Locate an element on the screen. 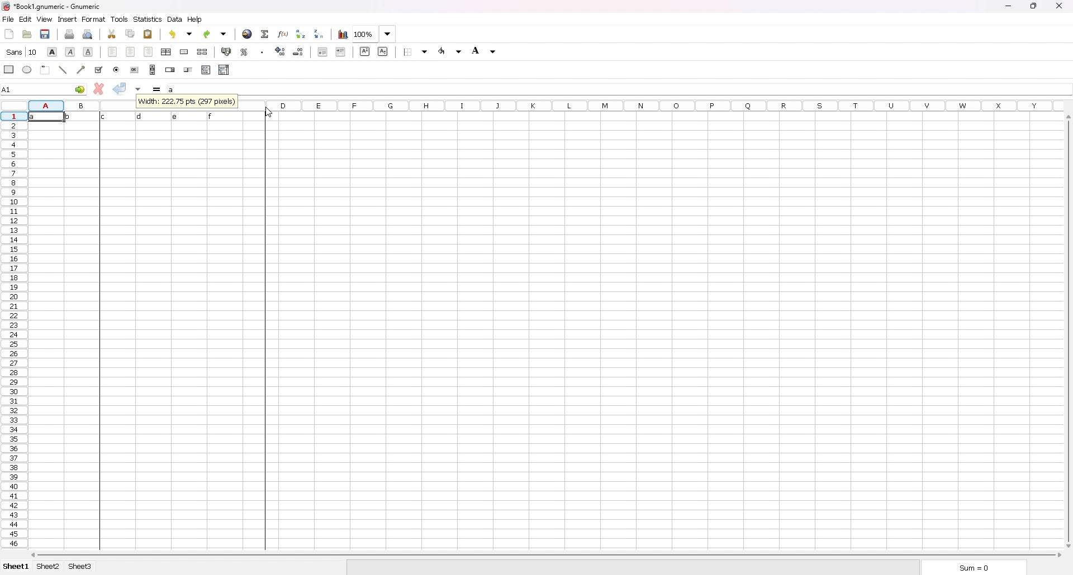 The width and height of the screenshot is (1073, 575). sum is located at coordinates (971, 567).